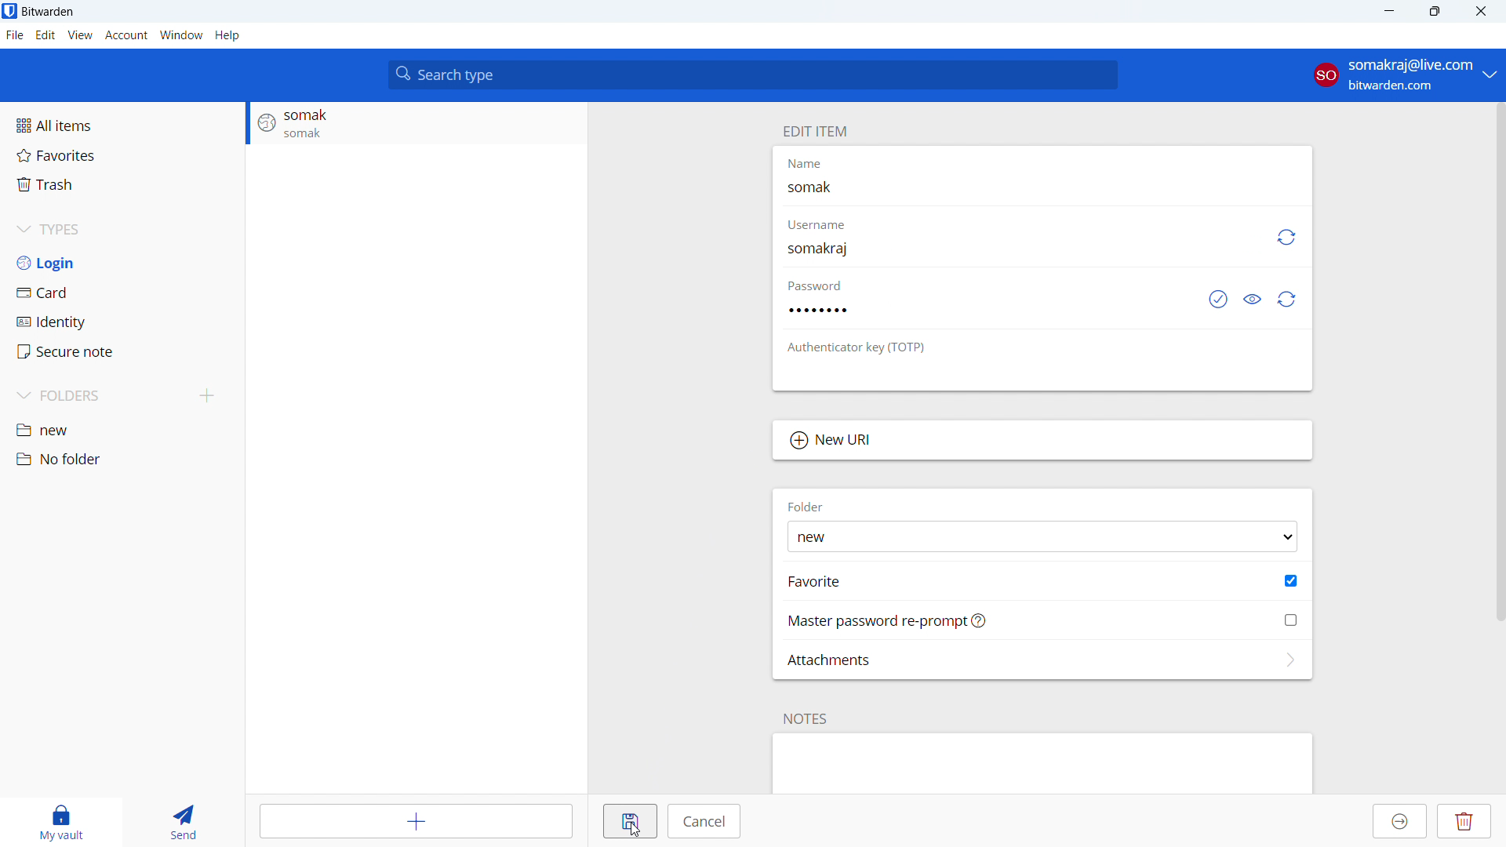  Describe the element at coordinates (631, 822) in the screenshot. I see `save` at that location.